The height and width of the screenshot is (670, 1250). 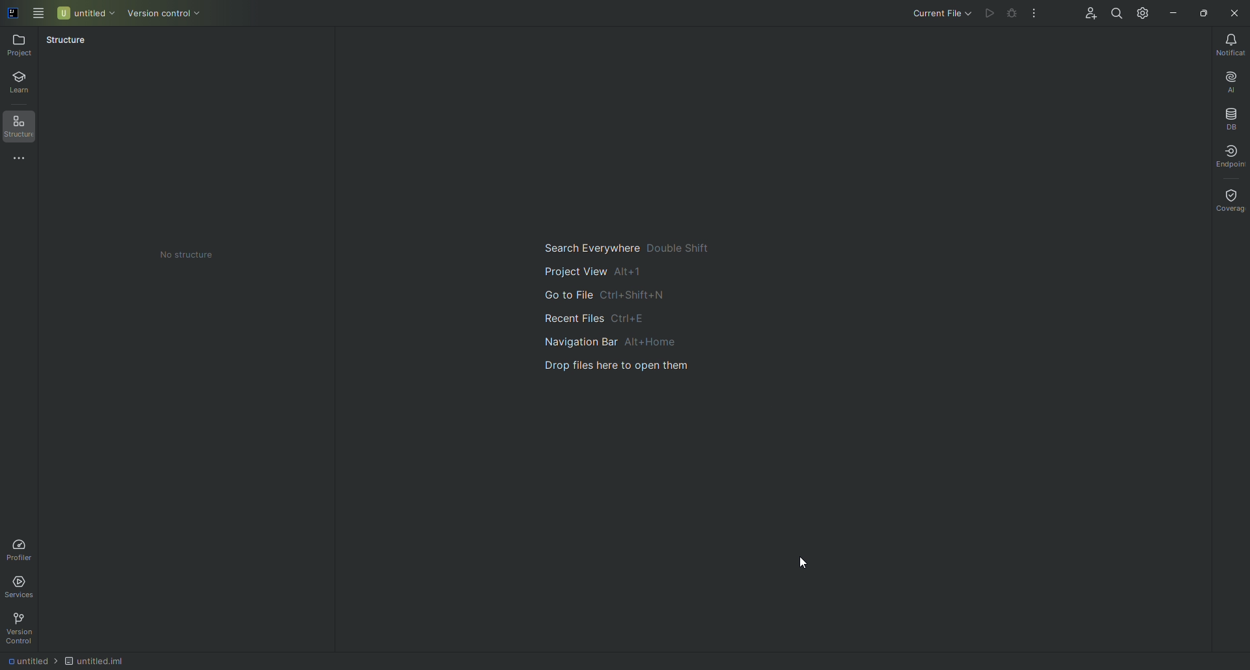 I want to click on Coverage, so click(x=1230, y=200).